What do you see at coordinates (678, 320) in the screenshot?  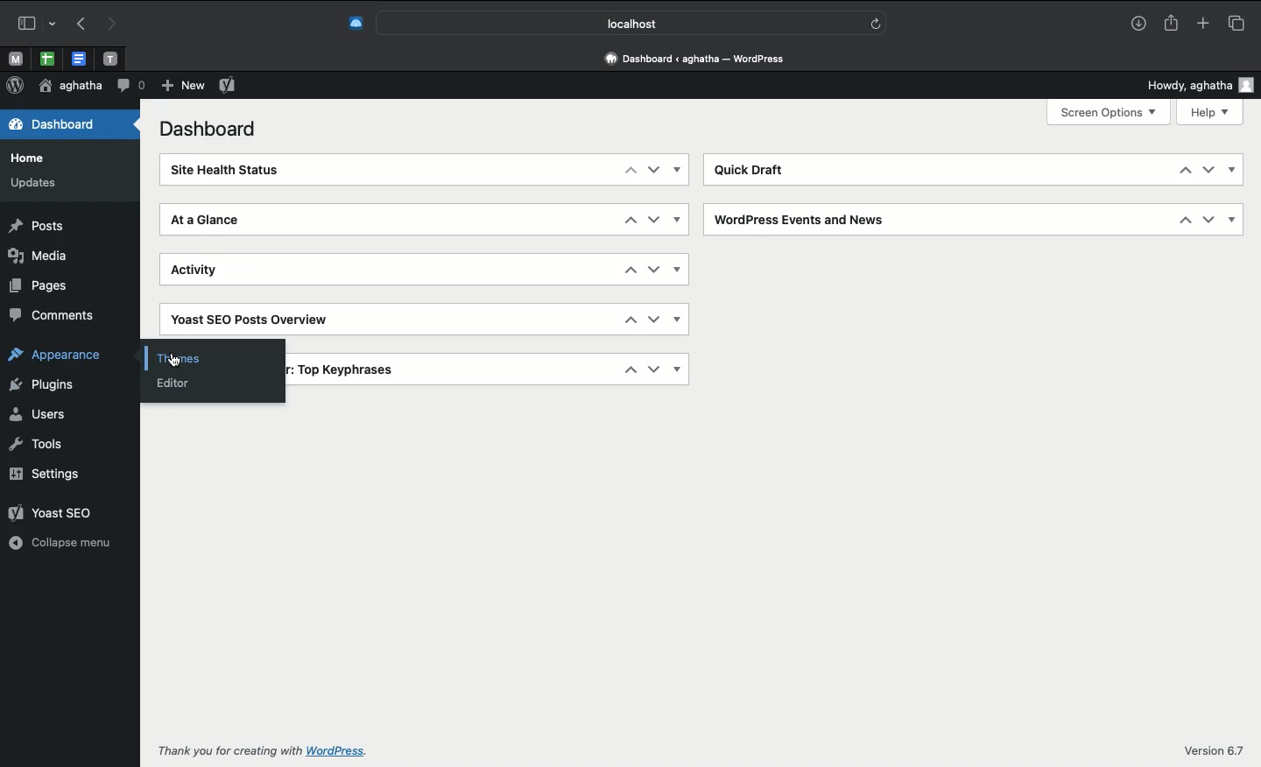 I see `Show` at bounding box center [678, 320].